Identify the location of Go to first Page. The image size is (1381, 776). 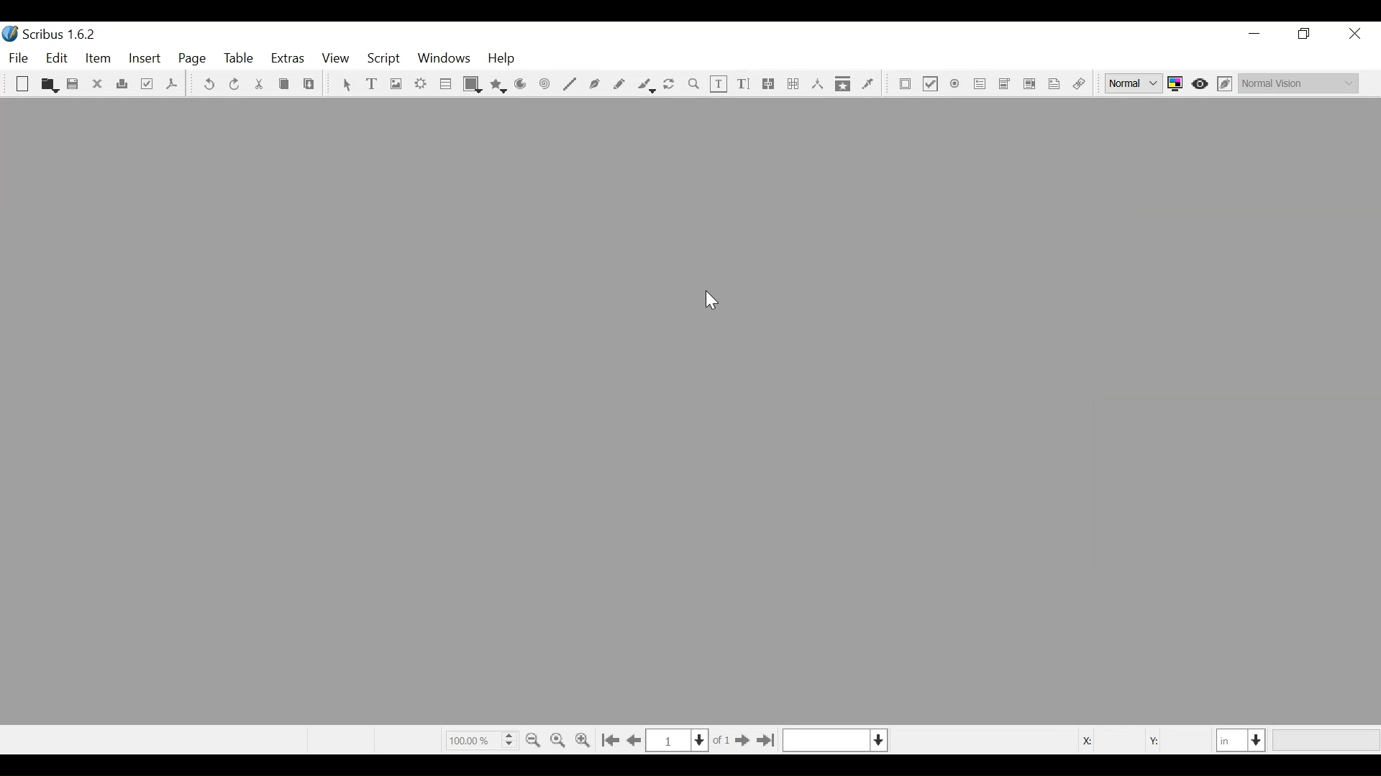
(612, 740).